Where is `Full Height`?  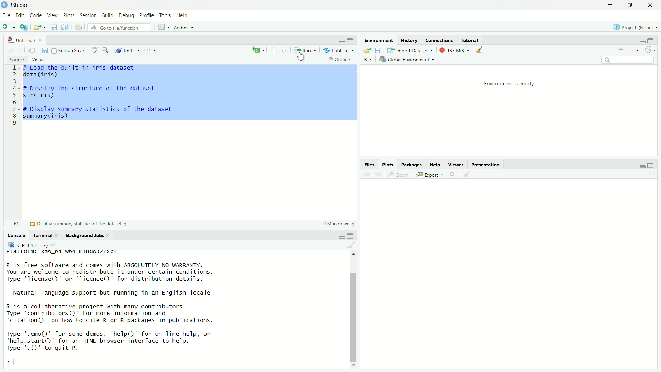
Full Height is located at coordinates (651, 165).